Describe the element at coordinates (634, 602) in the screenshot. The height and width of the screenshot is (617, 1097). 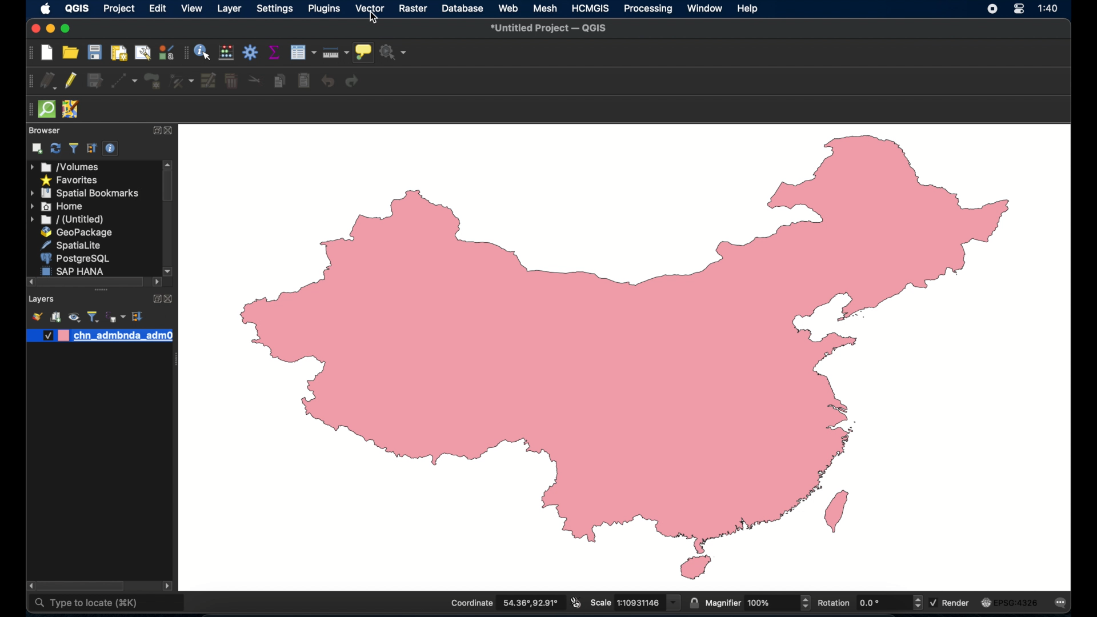
I see `scale` at that location.